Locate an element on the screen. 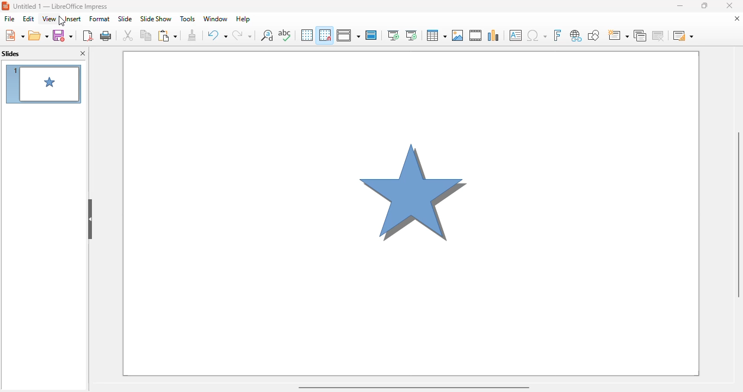 The image size is (743, 392). print is located at coordinates (106, 35).